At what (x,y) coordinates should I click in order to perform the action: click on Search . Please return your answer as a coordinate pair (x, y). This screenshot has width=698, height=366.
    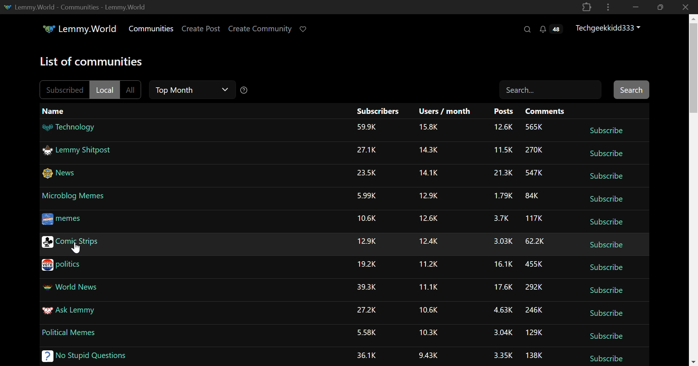
    Looking at the image, I should click on (527, 29).